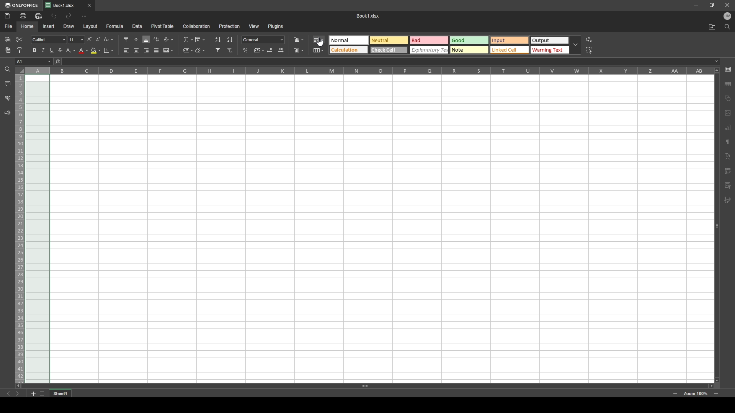  Describe the element at coordinates (728, 98) in the screenshot. I see `shapes` at that location.